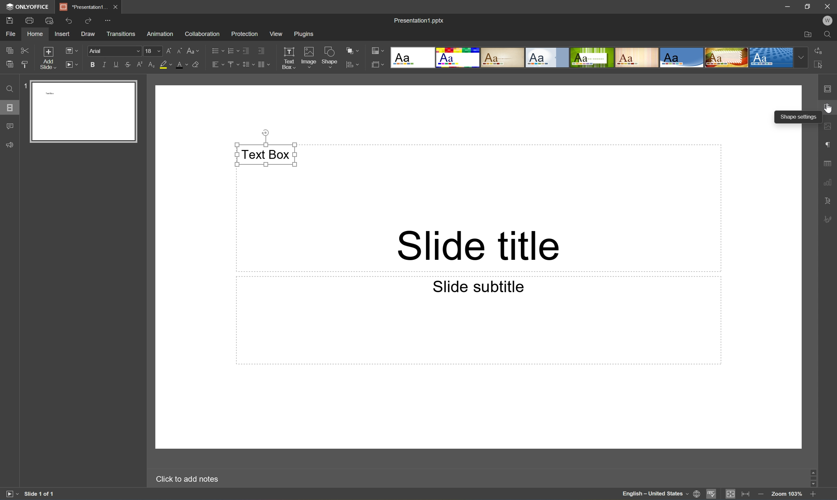 The width and height of the screenshot is (837, 500). I want to click on Slides, so click(9, 108).